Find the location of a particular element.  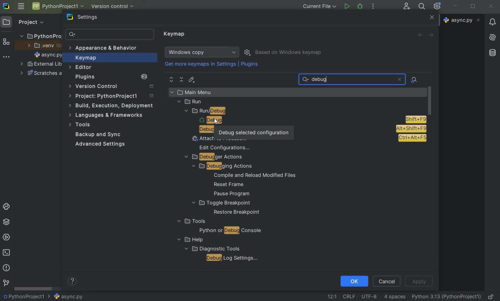

main menu is located at coordinates (21, 6).